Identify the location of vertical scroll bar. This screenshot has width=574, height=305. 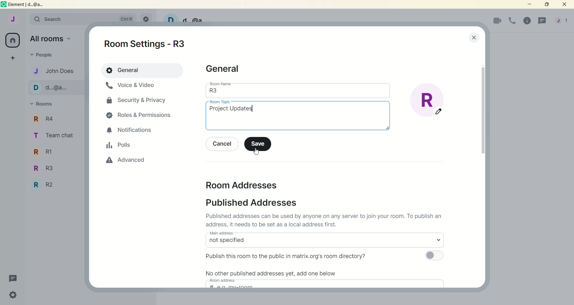
(482, 111).